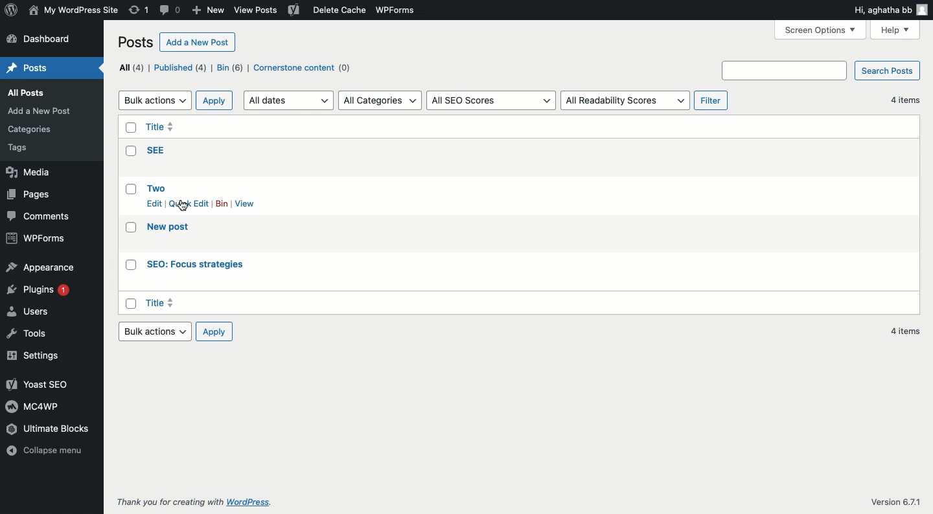 This screenshot has height=514, width=933. What do you see at coordinates (381, 100) in the screenshot?
I see `All categories` at bounding box center [381, 100].